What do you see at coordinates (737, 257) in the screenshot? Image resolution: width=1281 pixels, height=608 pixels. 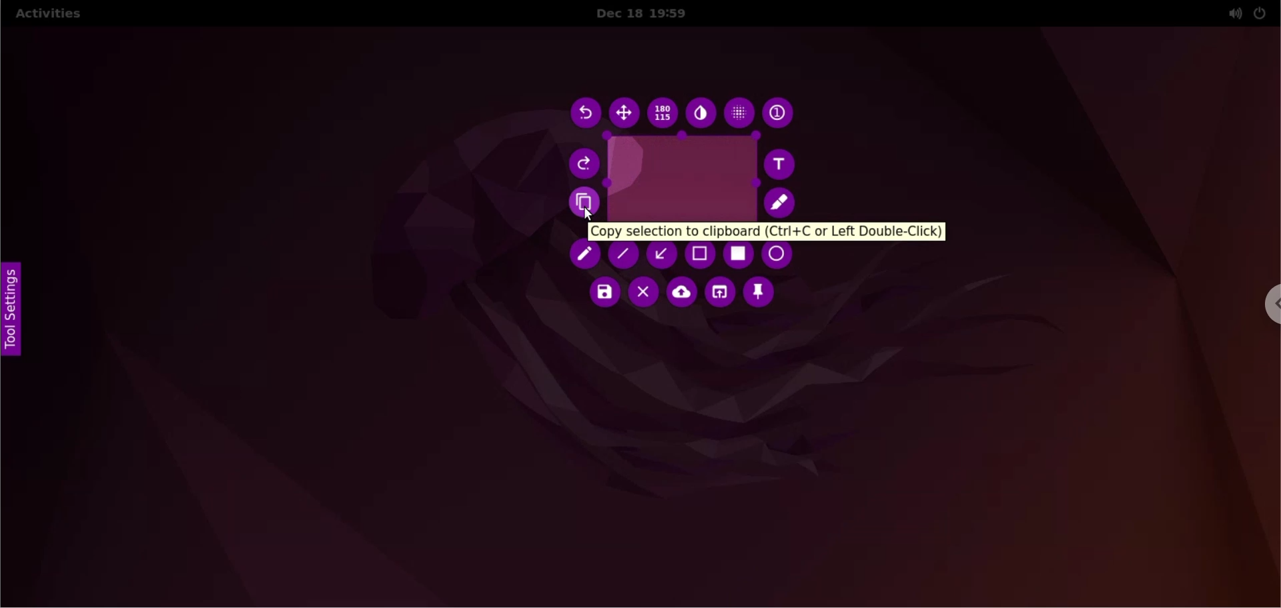 I see `selection as paint tool` at bounding box center [737, 257].